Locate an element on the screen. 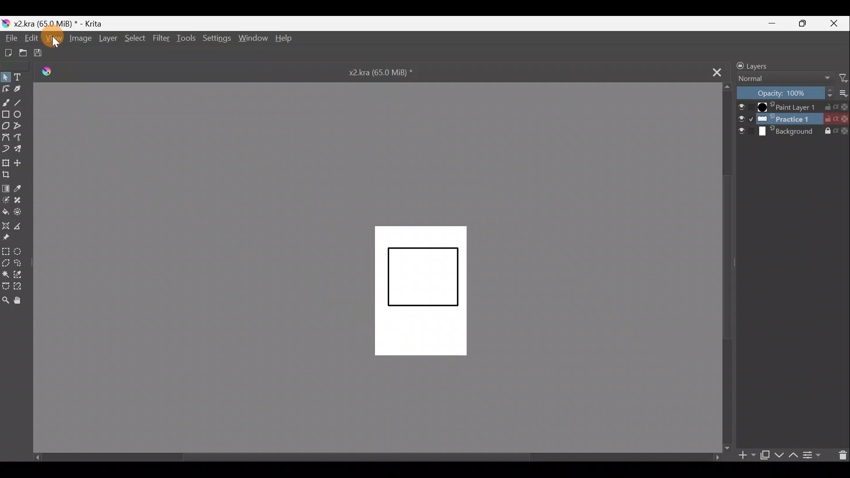 The height and width of the screenshot is (478, 850). Opacity: 100% is located at coordinates (784, 92).